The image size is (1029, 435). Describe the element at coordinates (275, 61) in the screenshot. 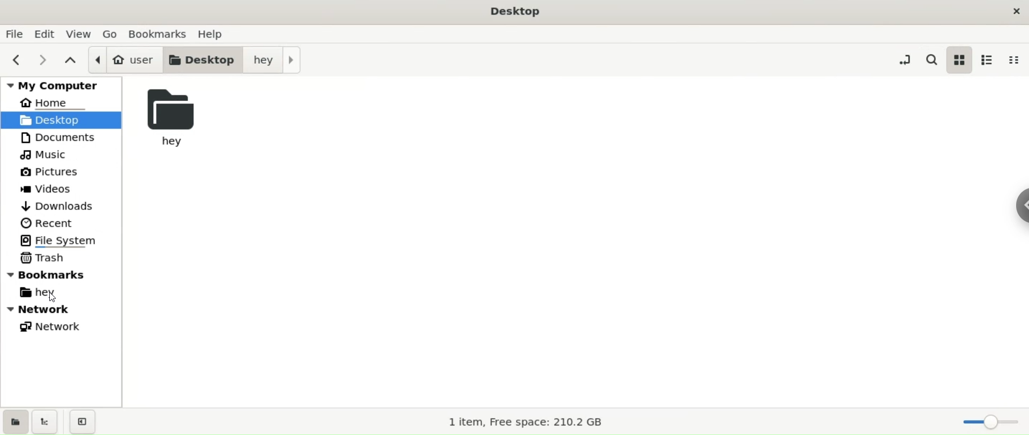

I see `hey` at that location.